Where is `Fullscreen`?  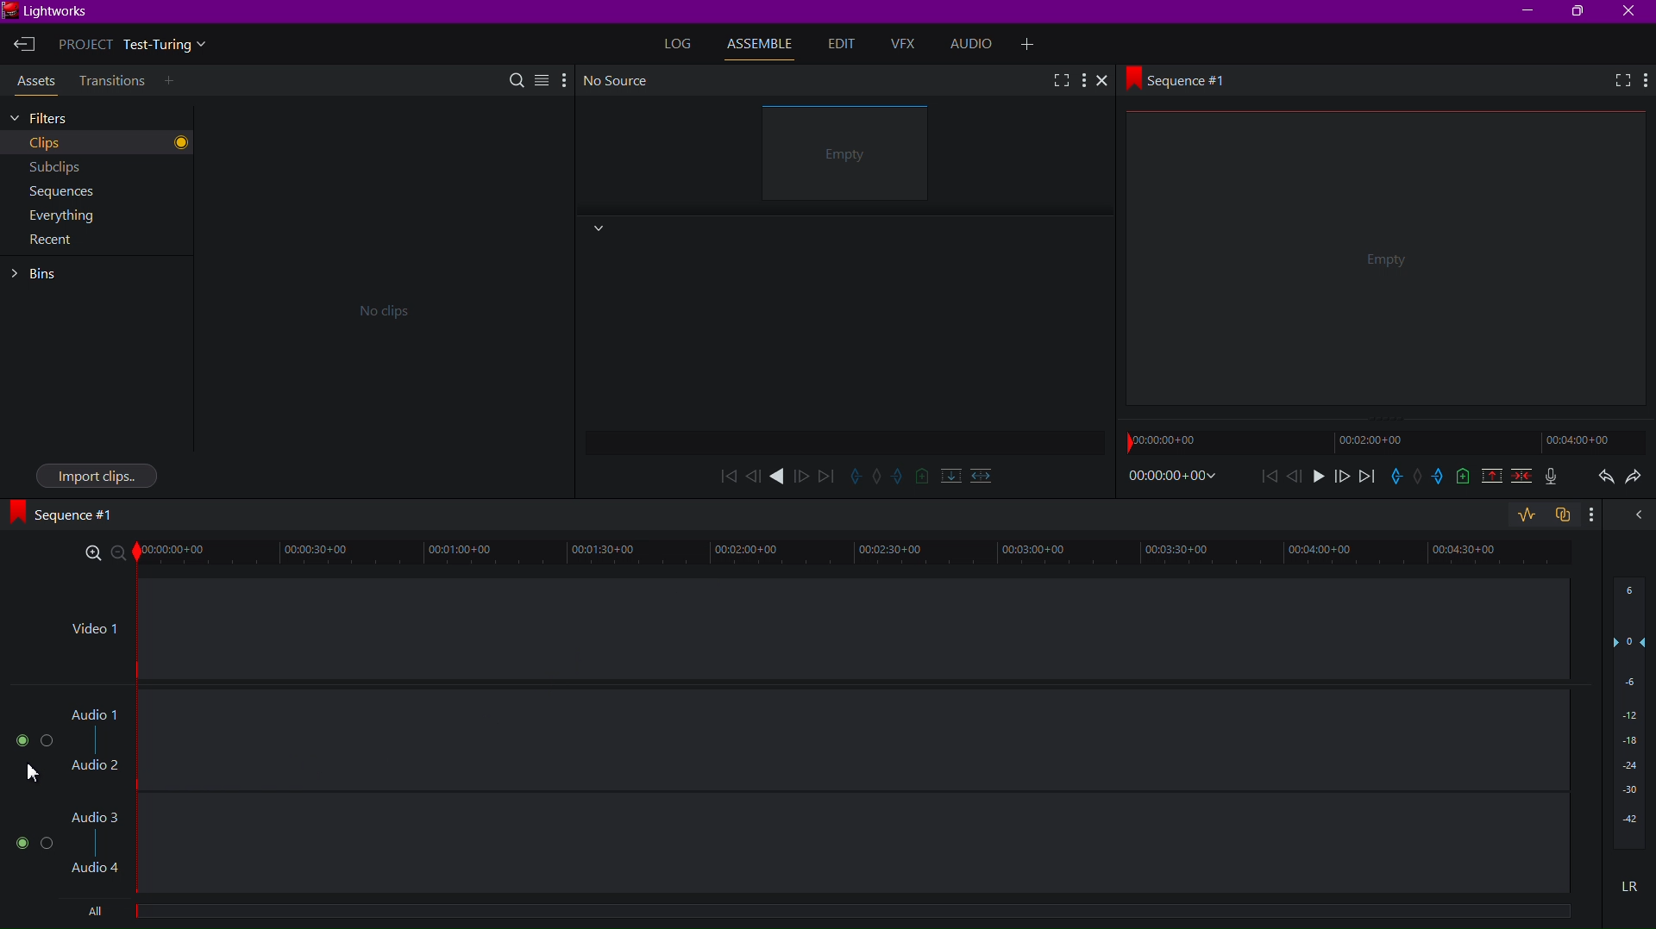 Fullscreen is located at coordinates (1614, 82).